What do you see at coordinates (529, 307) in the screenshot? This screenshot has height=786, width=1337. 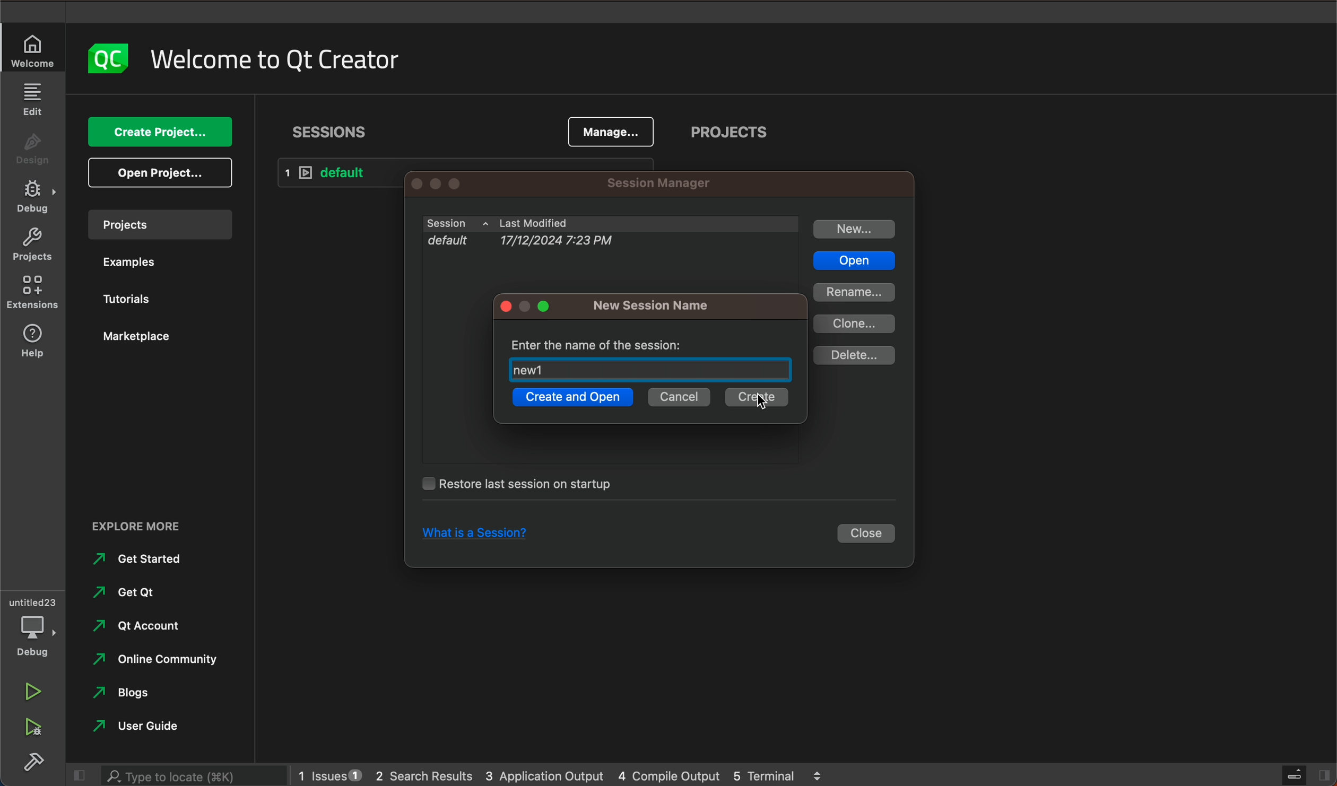 I see `window control` at bounding box center [529, 307].